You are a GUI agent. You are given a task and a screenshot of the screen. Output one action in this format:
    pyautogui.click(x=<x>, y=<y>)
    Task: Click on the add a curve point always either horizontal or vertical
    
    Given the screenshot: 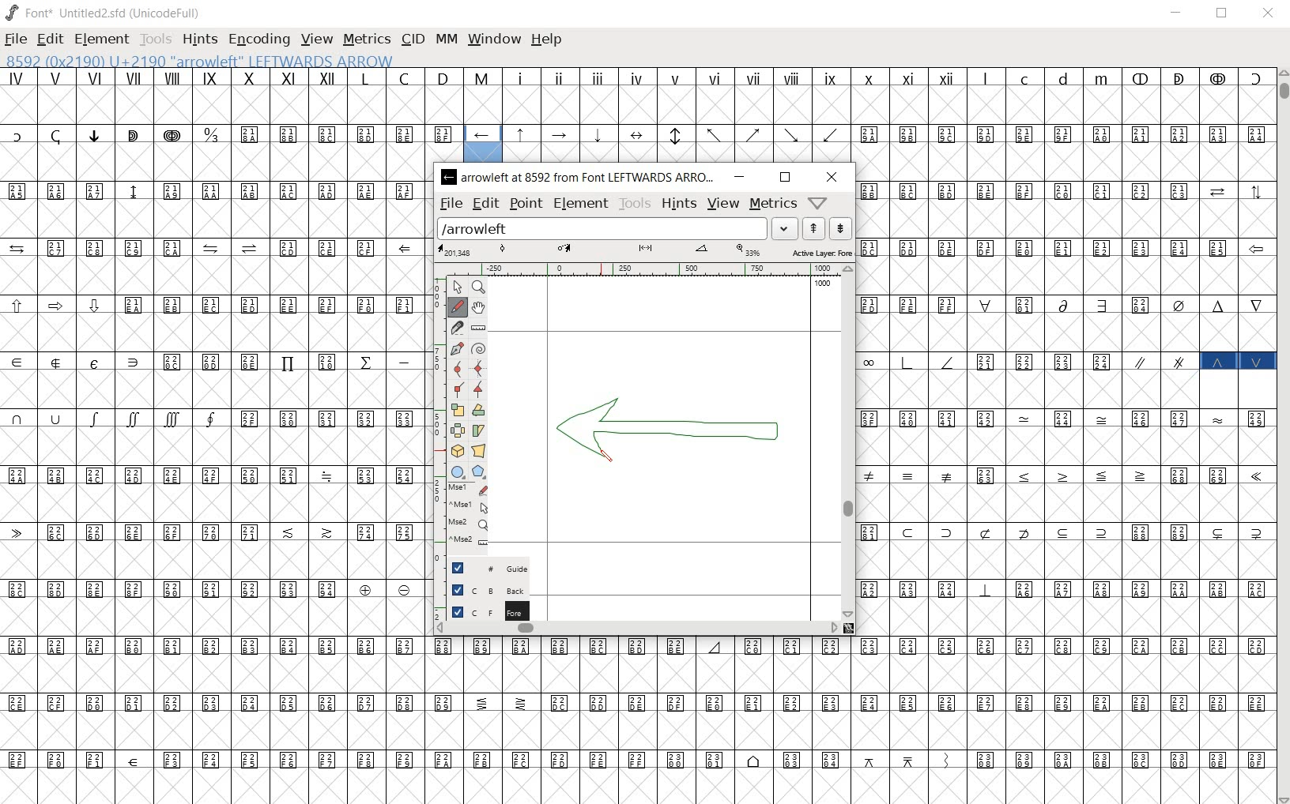 What is the action you would take?
    pyautogui.click(x=479, y=367)
    